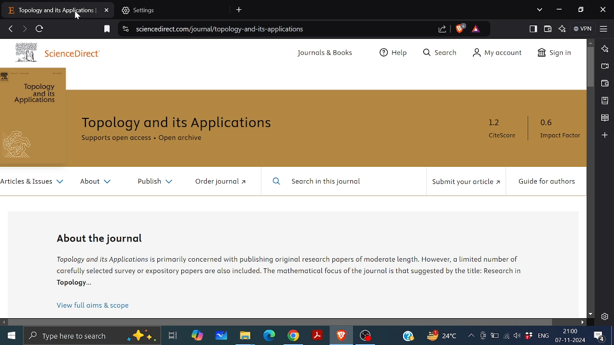 The width and height of the screenshot is (614, 345). Describe the element at coordinates (107, 10) in the screenshot. I see `Close current tab` at that location.